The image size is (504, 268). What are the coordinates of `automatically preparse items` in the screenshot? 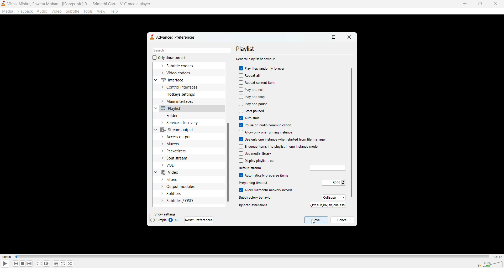 It's located at (265, 175).